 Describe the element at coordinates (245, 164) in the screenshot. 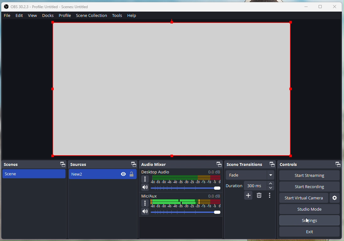

I see `Scene Transitions` at that location.